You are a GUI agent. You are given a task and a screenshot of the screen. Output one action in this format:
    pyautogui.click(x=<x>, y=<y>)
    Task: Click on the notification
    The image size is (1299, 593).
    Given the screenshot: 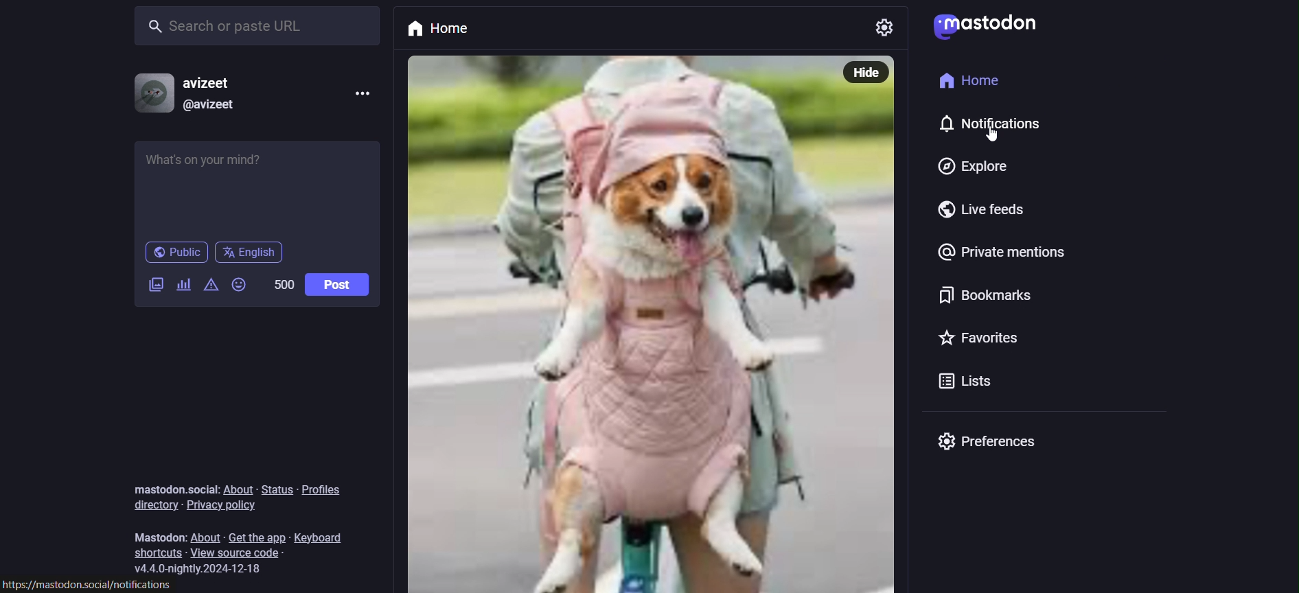 What is the action you would take?
    pyautogui.click(x=1002, y=128)
    